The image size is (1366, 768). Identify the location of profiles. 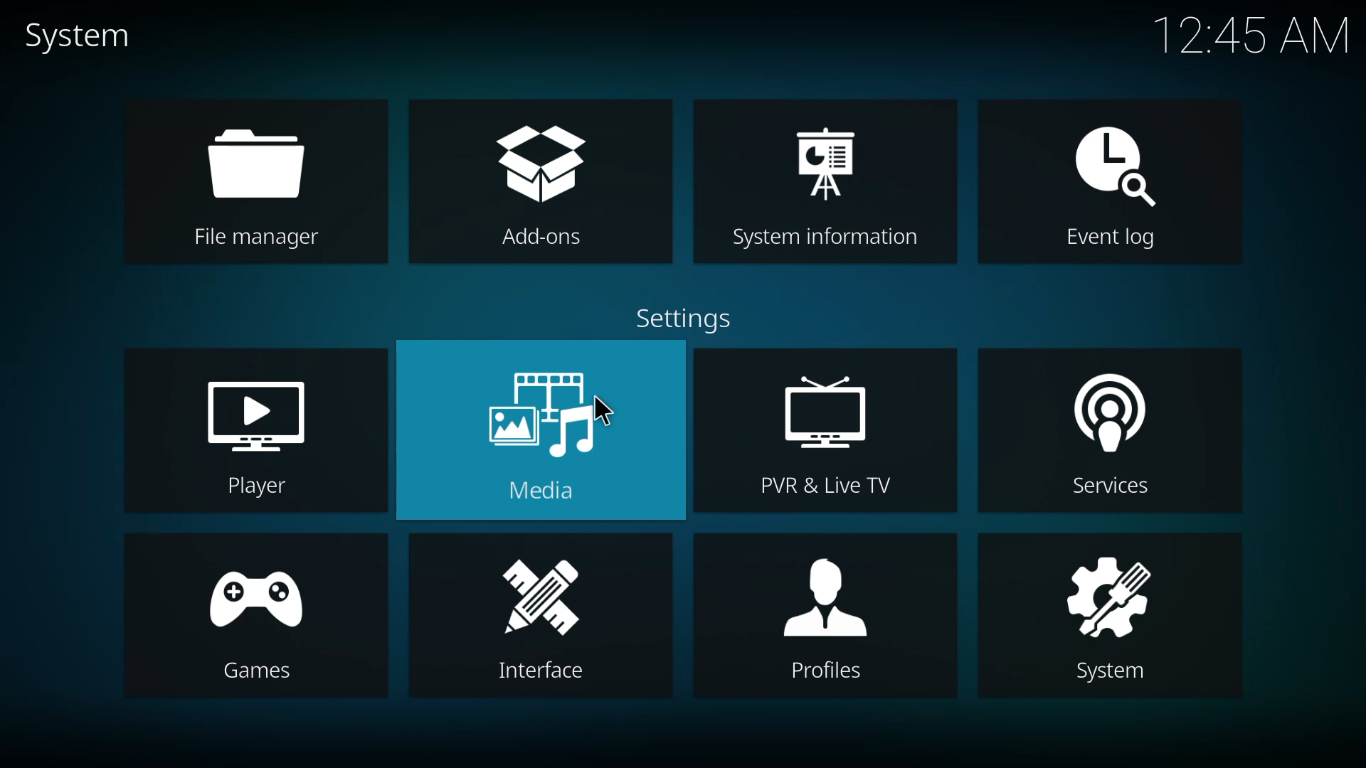
(822, 617).